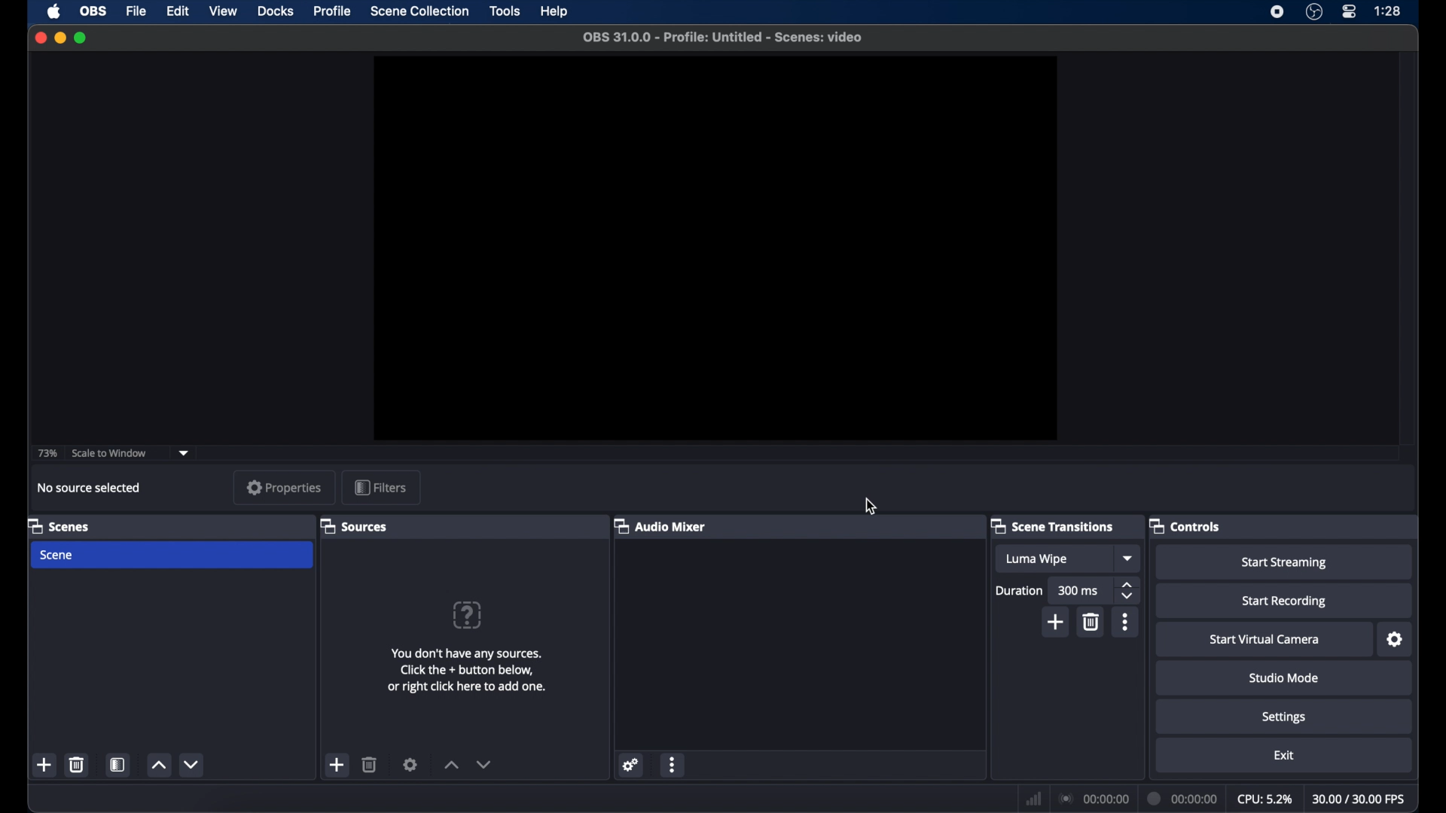 Image resolution: width=1446 pixels, height=813 pixels. What do you see at coordinates (1034, 798) in the screenshot?
I see `network` at bounding box center [1034, 798].